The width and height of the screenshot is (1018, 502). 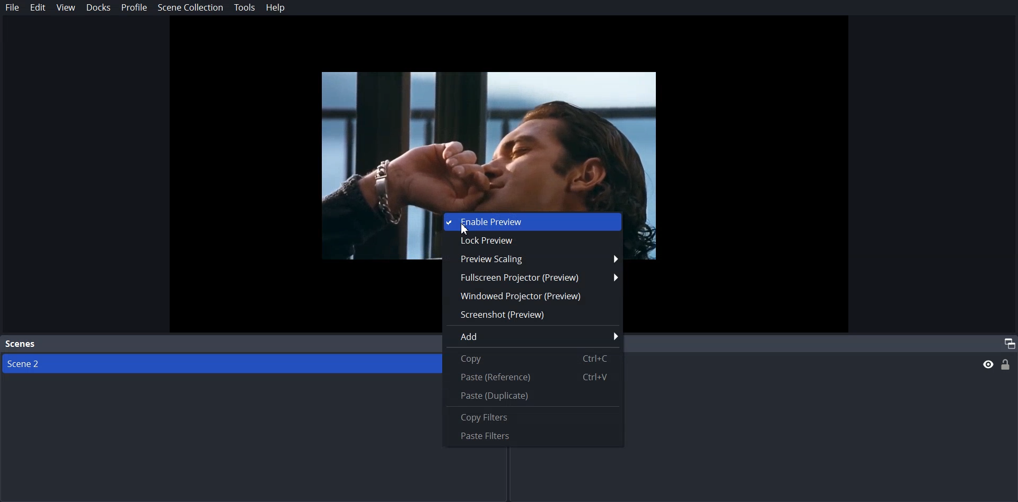 I want to click on Tools, so click(x=244, y=8).